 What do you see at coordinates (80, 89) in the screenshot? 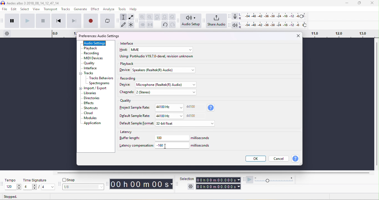
I see `expand` at bounding box center [80, 89].